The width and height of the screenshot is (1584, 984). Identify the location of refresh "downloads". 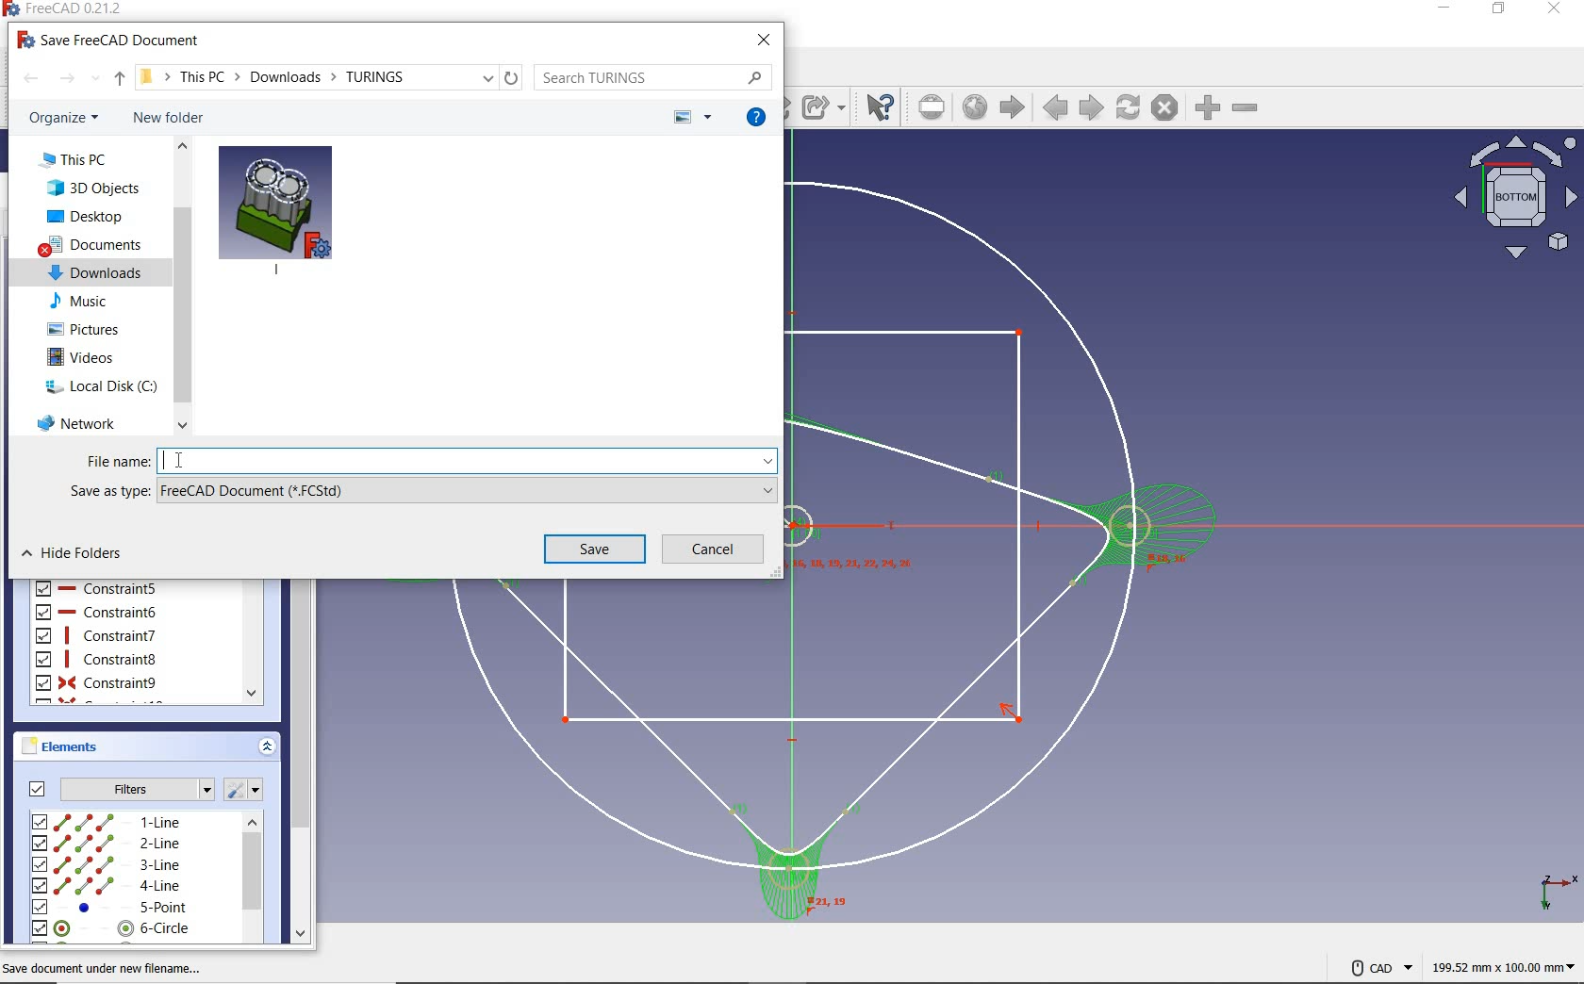
(512, 77).